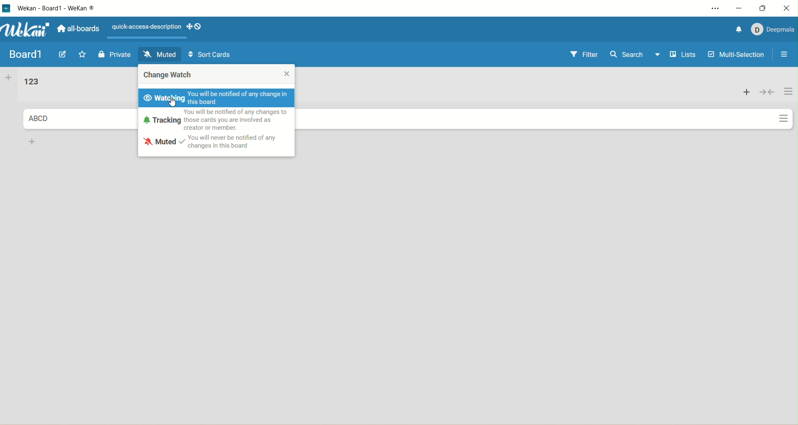 This screenshot has height=425, width=798. I want to click on minimize, so click(738, 9).